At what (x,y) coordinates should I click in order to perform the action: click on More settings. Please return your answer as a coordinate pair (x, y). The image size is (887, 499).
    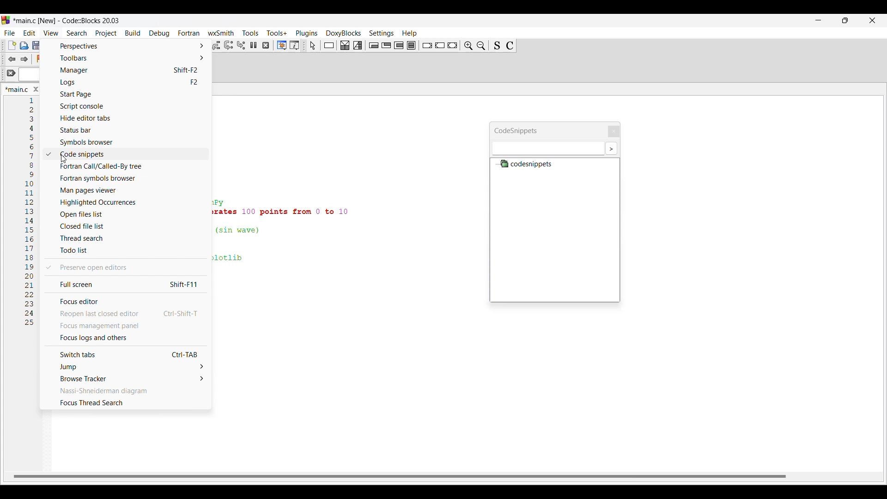
    Looking at the image, I should click on (611, 148).